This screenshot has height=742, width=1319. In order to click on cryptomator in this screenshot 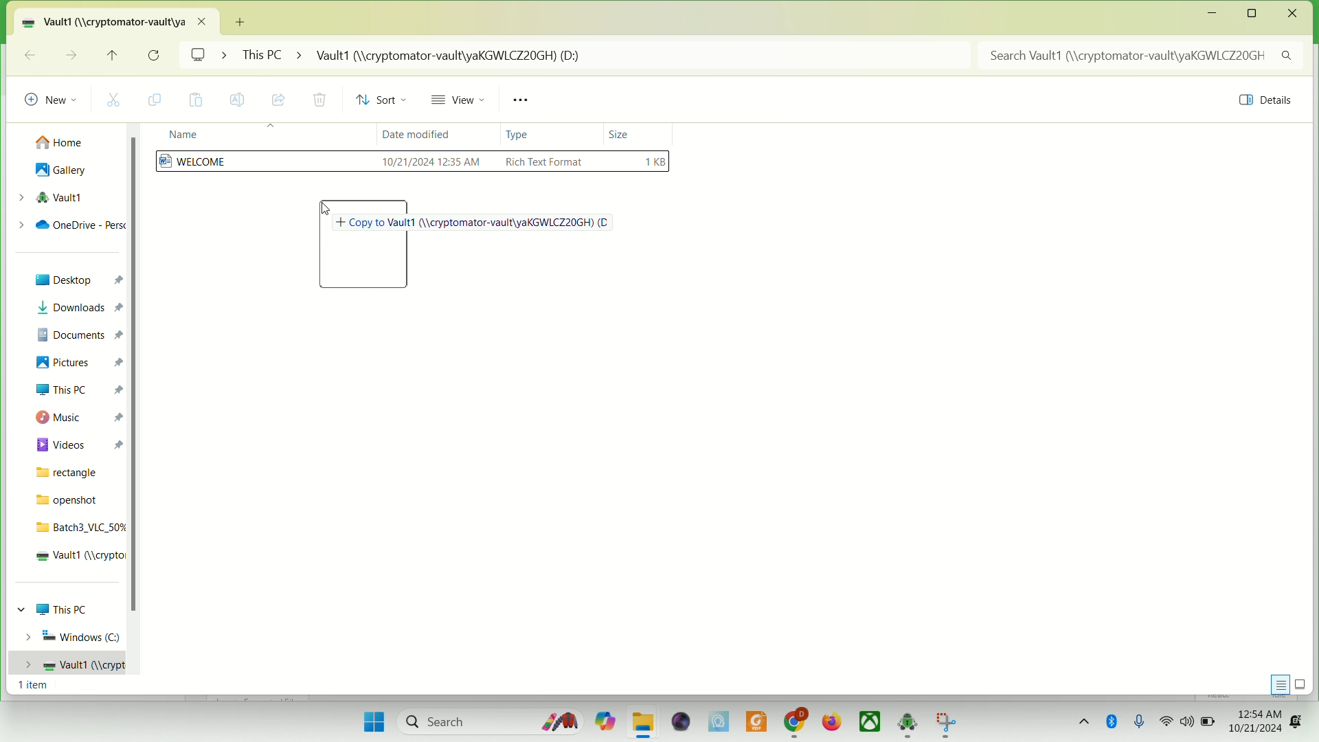, I will do `click(907, 723)`.